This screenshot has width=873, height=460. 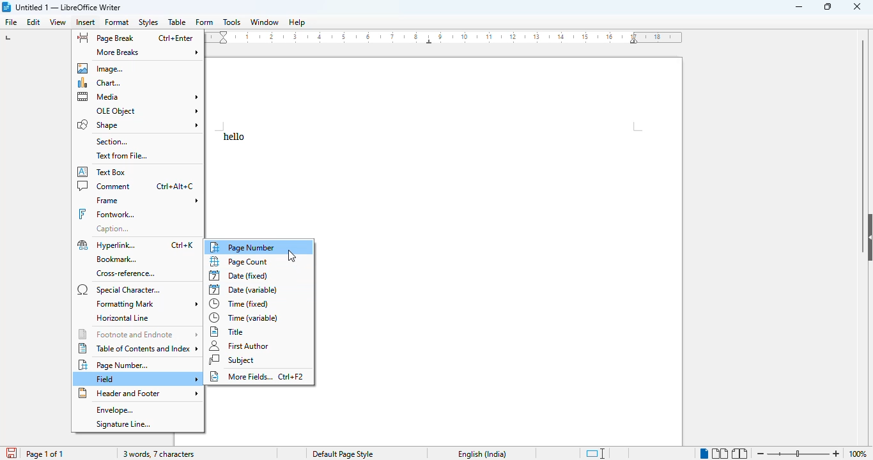 I want to click on 100%, so click(x=857, y=455).